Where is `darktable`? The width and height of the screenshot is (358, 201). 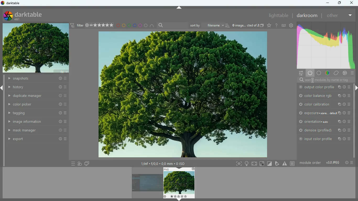
darktable is located at coordinates (30, 15).